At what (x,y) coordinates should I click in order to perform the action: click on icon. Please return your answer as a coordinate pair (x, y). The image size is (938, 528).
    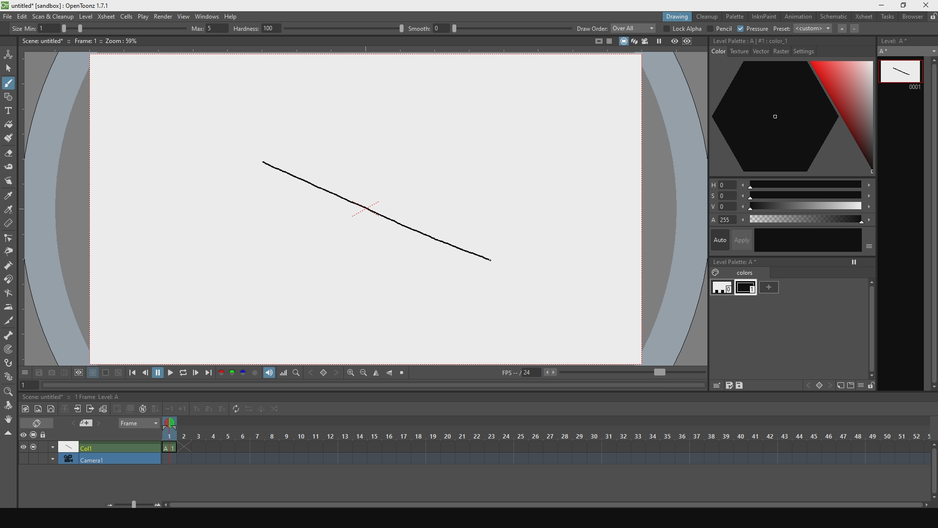
    Looking at the image, I should click on (818, 385).